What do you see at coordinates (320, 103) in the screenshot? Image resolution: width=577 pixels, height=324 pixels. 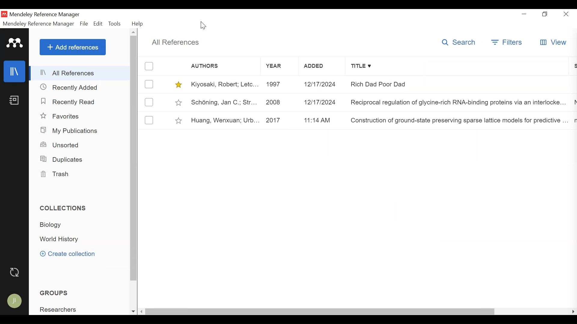 I see `12/17/2024` at bounding box center [320, 103].